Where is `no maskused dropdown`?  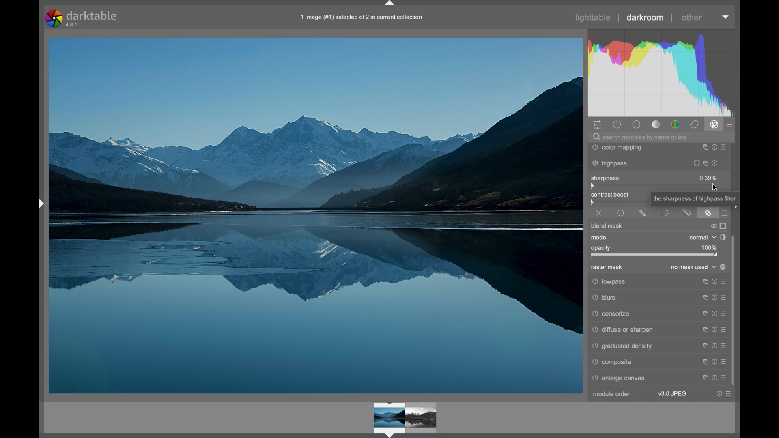
no maskused dropdown is located at coordinates (694, 268).